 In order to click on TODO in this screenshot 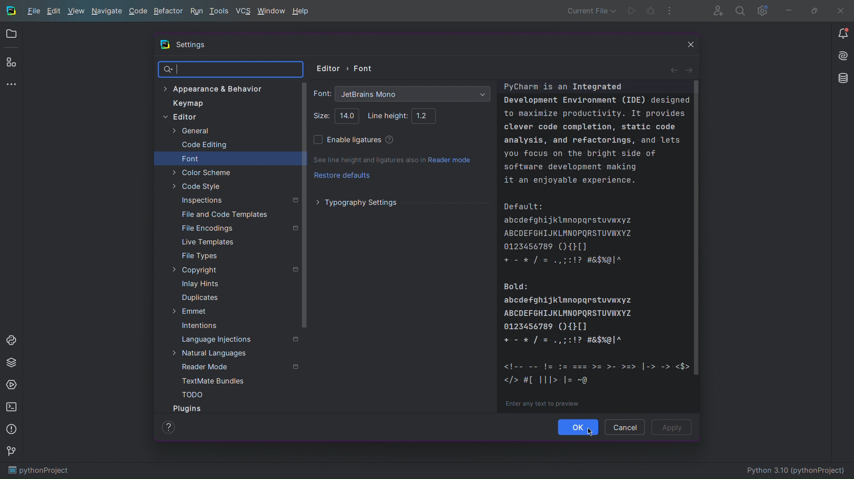, I will do `click(192, 394)`.